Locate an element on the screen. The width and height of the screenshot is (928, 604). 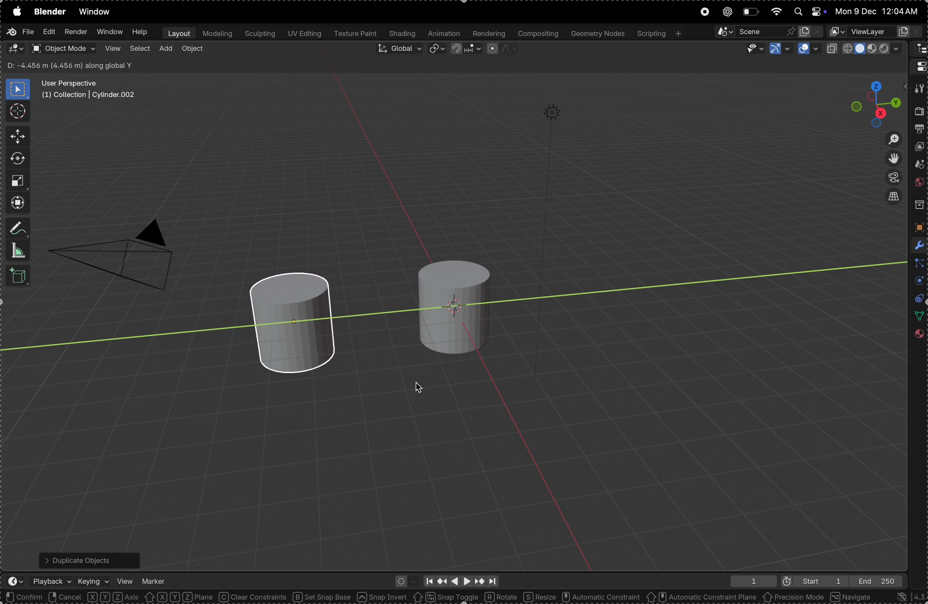
playback controls is located at coordinates (460, 580).